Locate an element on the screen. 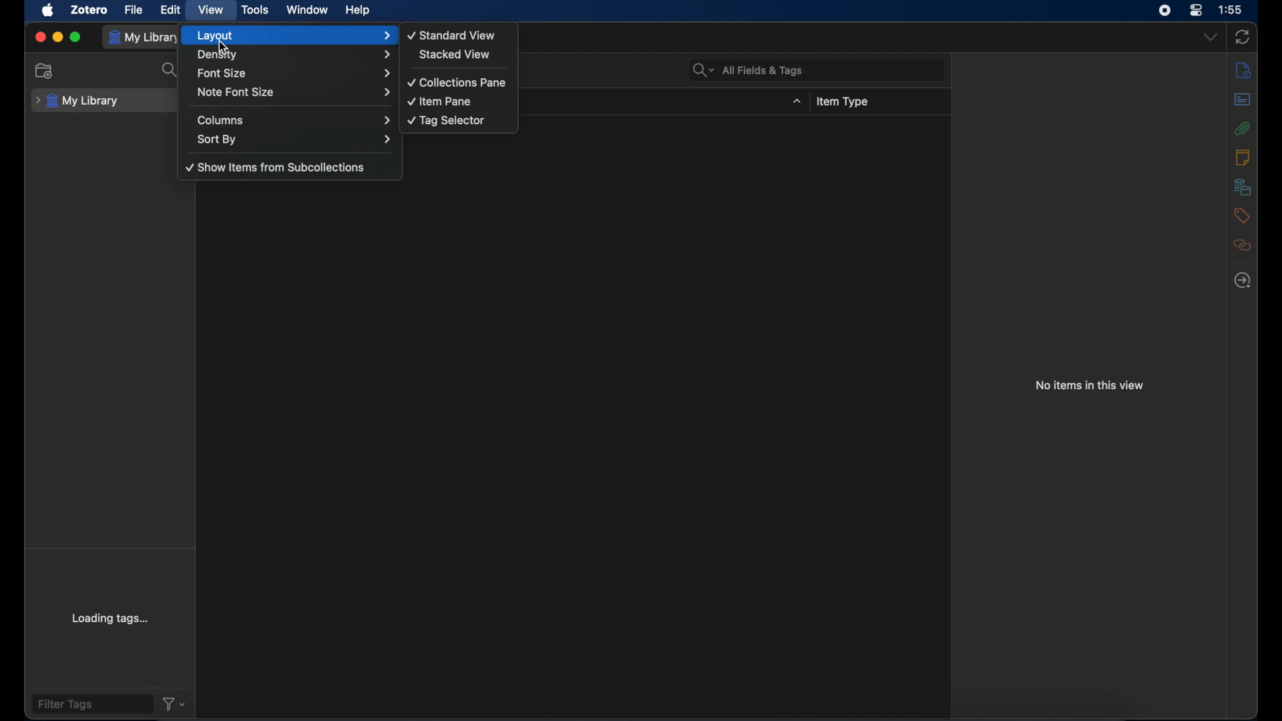  screen recorder is located at coordinates (1165, 11).